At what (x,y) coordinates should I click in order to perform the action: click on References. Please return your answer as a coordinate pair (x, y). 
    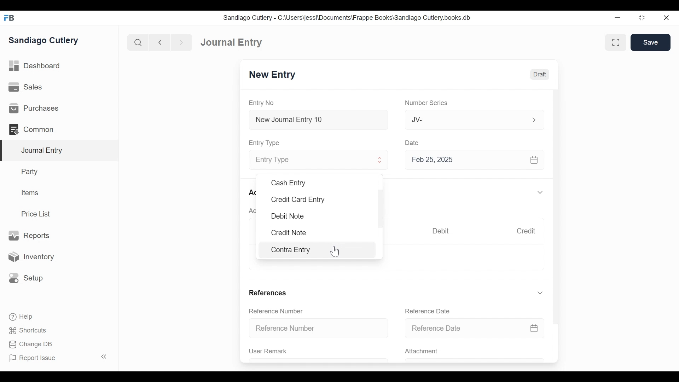
    Looking at the image, I should click on (269, 292).